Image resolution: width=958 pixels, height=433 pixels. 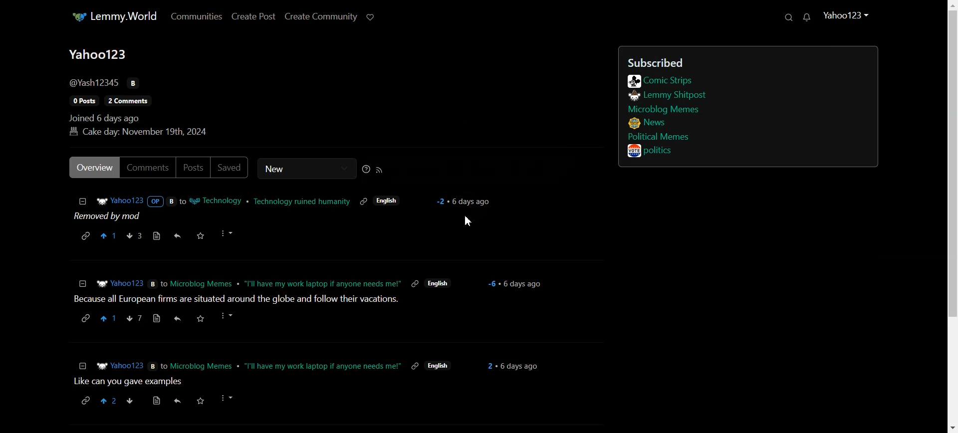 I want to click on Hyperlink, so click(x=250, y=202).